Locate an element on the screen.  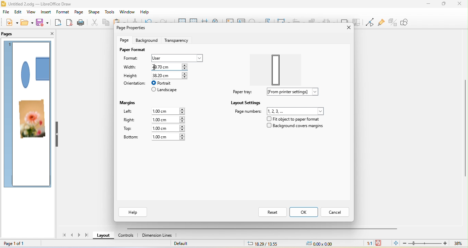
special character is located at coordinates (255, 21).